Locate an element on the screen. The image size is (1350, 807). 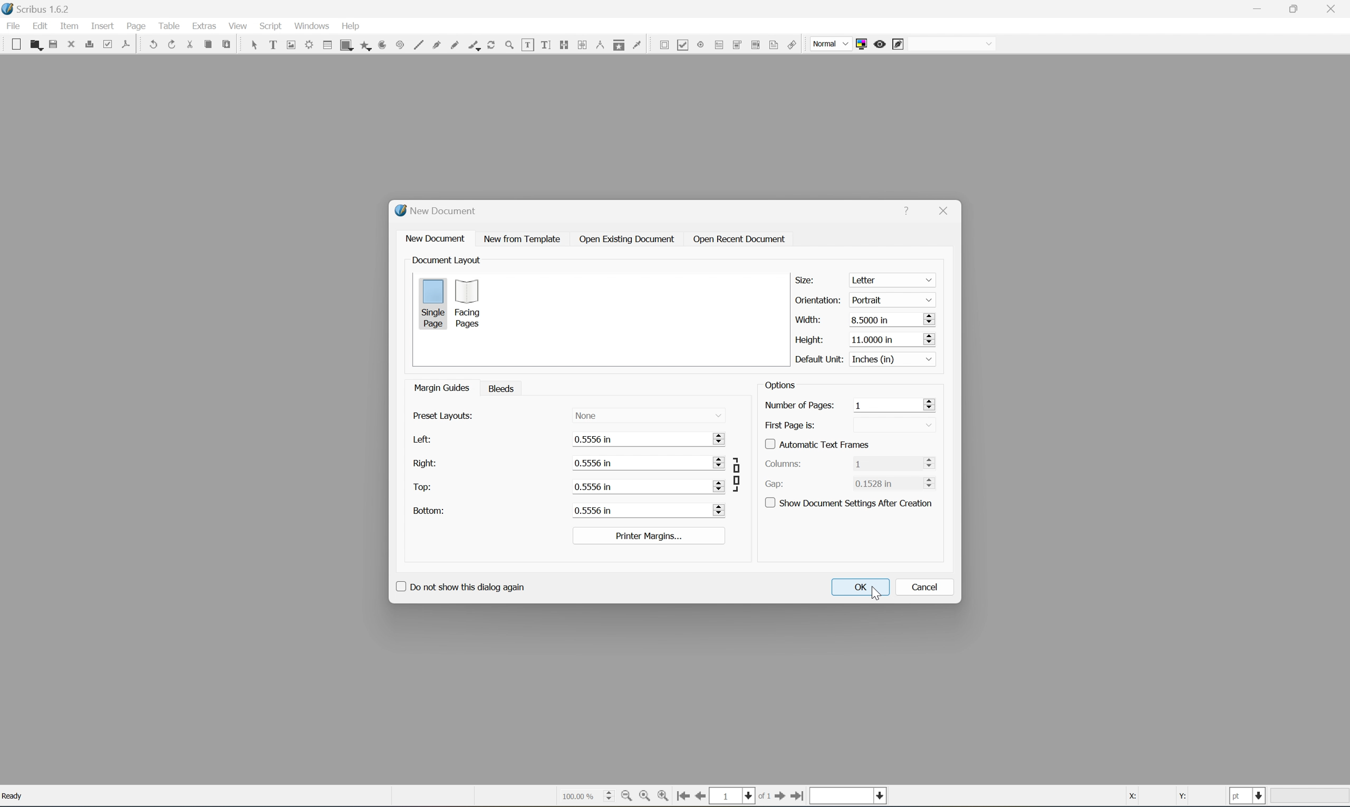
0.1528 in is located at coordinates (891, 481).